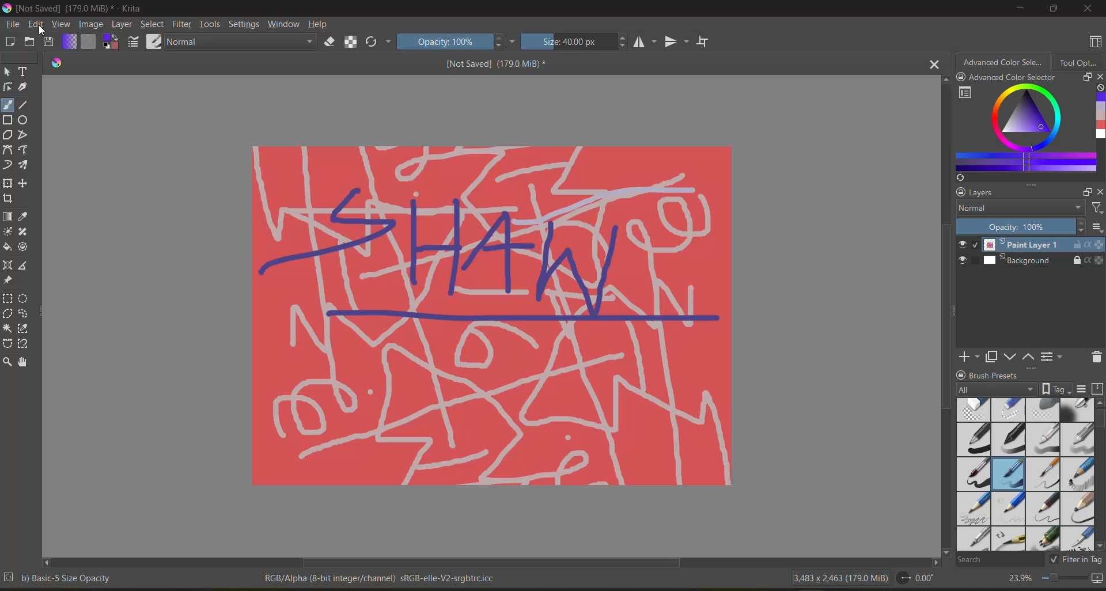 Image resolution: width=1106 pixels, height=591 pixels. What do you see at coordinates (1065, 578) in the screenshot?
I see `zoom` at bounding box center [1065, 578].